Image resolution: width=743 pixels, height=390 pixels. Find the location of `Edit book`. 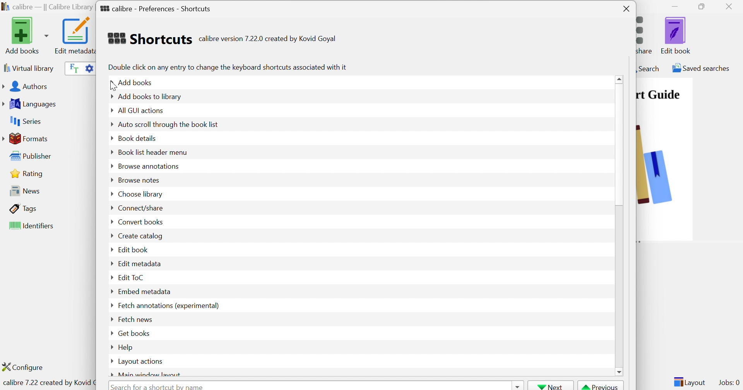

Edit book is located at coordinates (676, 35).